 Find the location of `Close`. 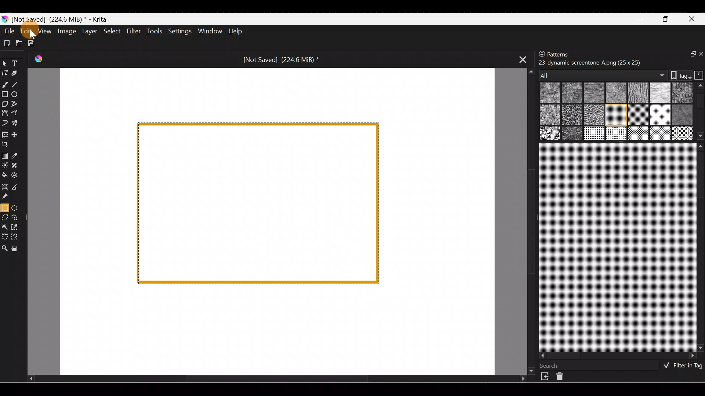

Close is located at coordinates (694, 18).